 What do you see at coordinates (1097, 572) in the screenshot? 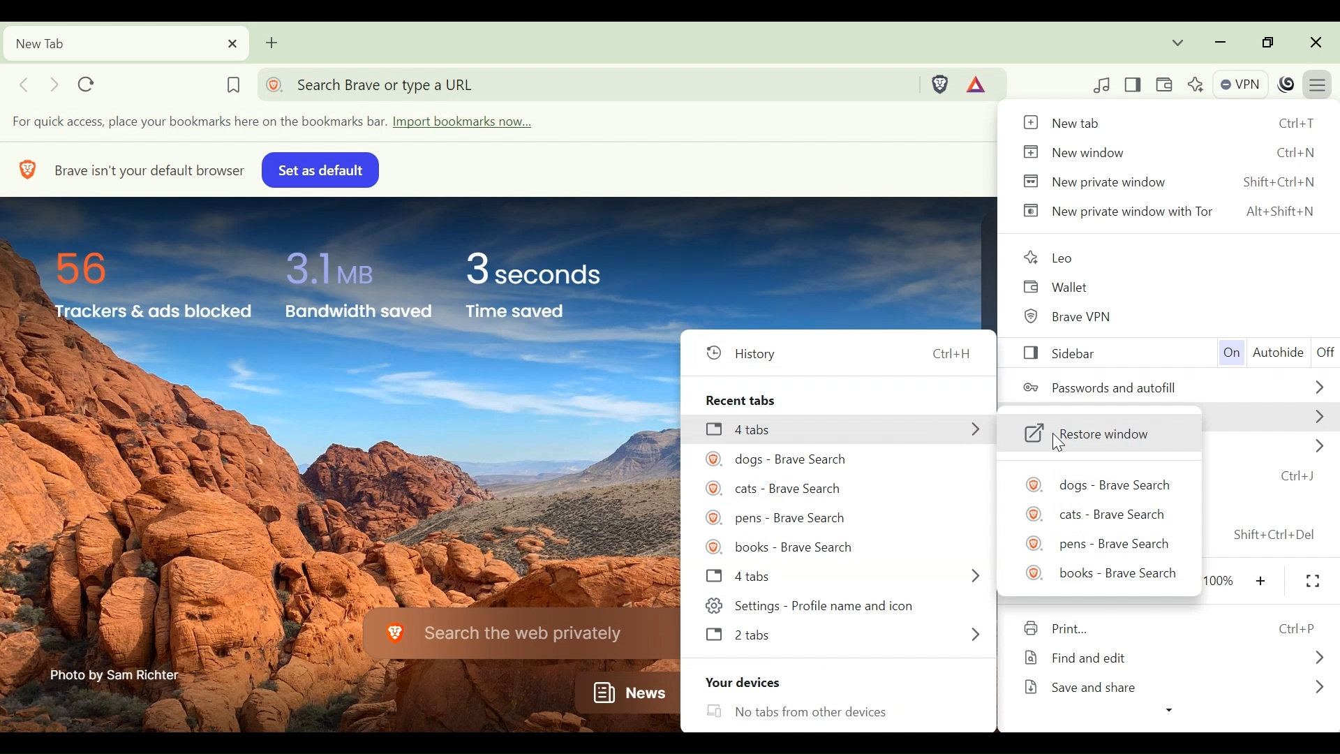
I see `books - Brave Search` at bounding box center [1097, 572].